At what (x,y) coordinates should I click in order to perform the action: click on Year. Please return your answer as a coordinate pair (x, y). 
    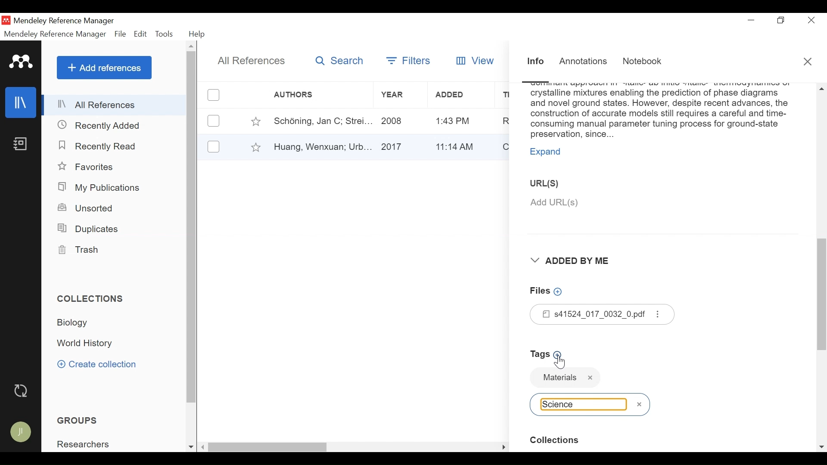
    Looking at the image, I should click on (399, 146).